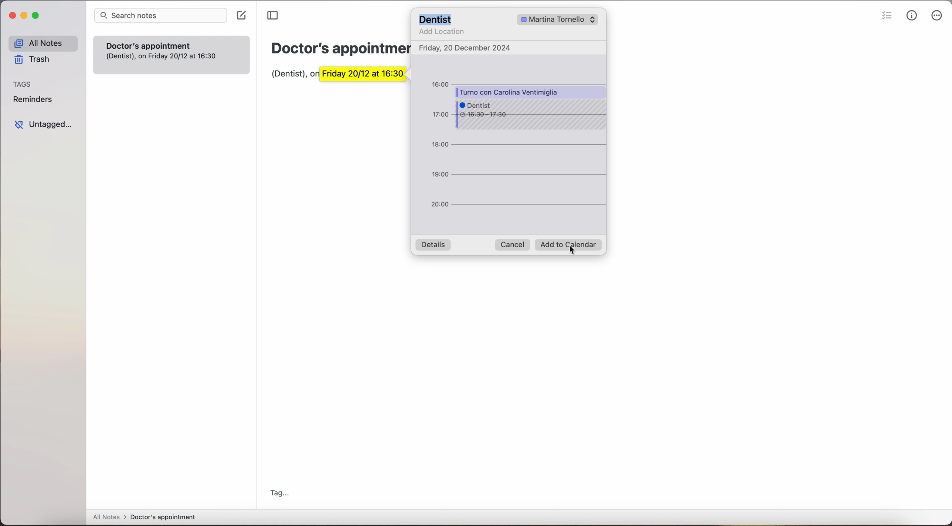 The height and width of the screenshot is (526, 952). Describe the element at coordinates (937, 16) in the screenshot. I see `more options` at that location.